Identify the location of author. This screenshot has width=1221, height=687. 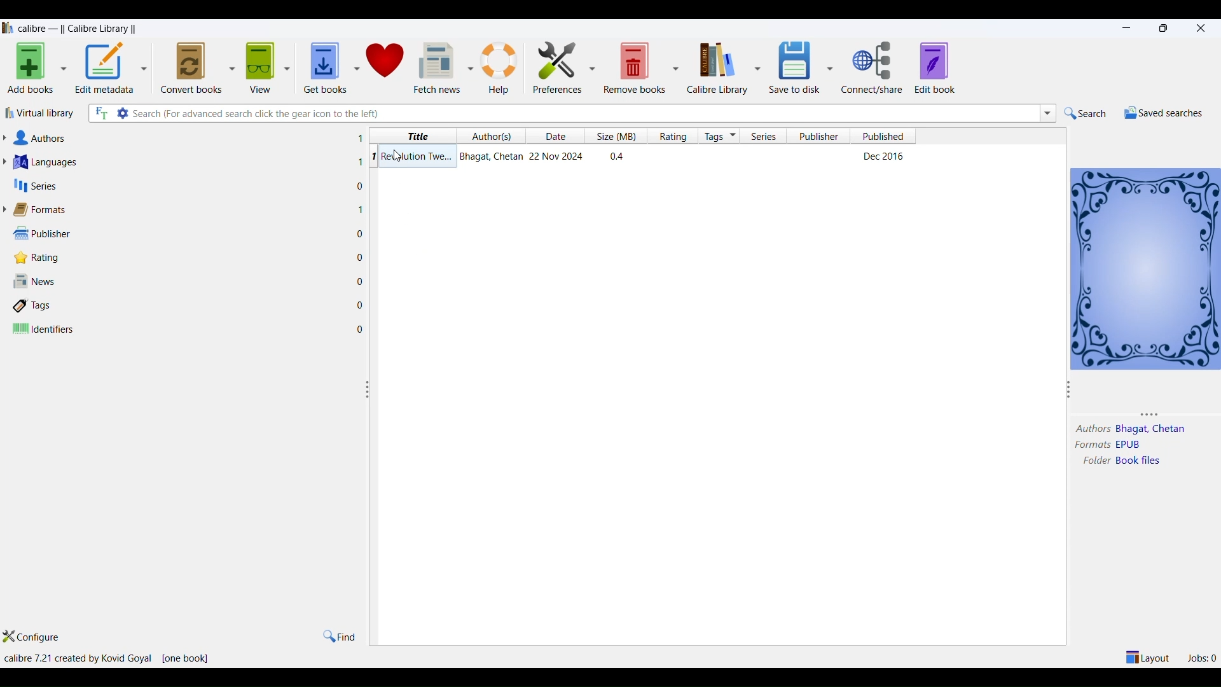
(1090, 428).